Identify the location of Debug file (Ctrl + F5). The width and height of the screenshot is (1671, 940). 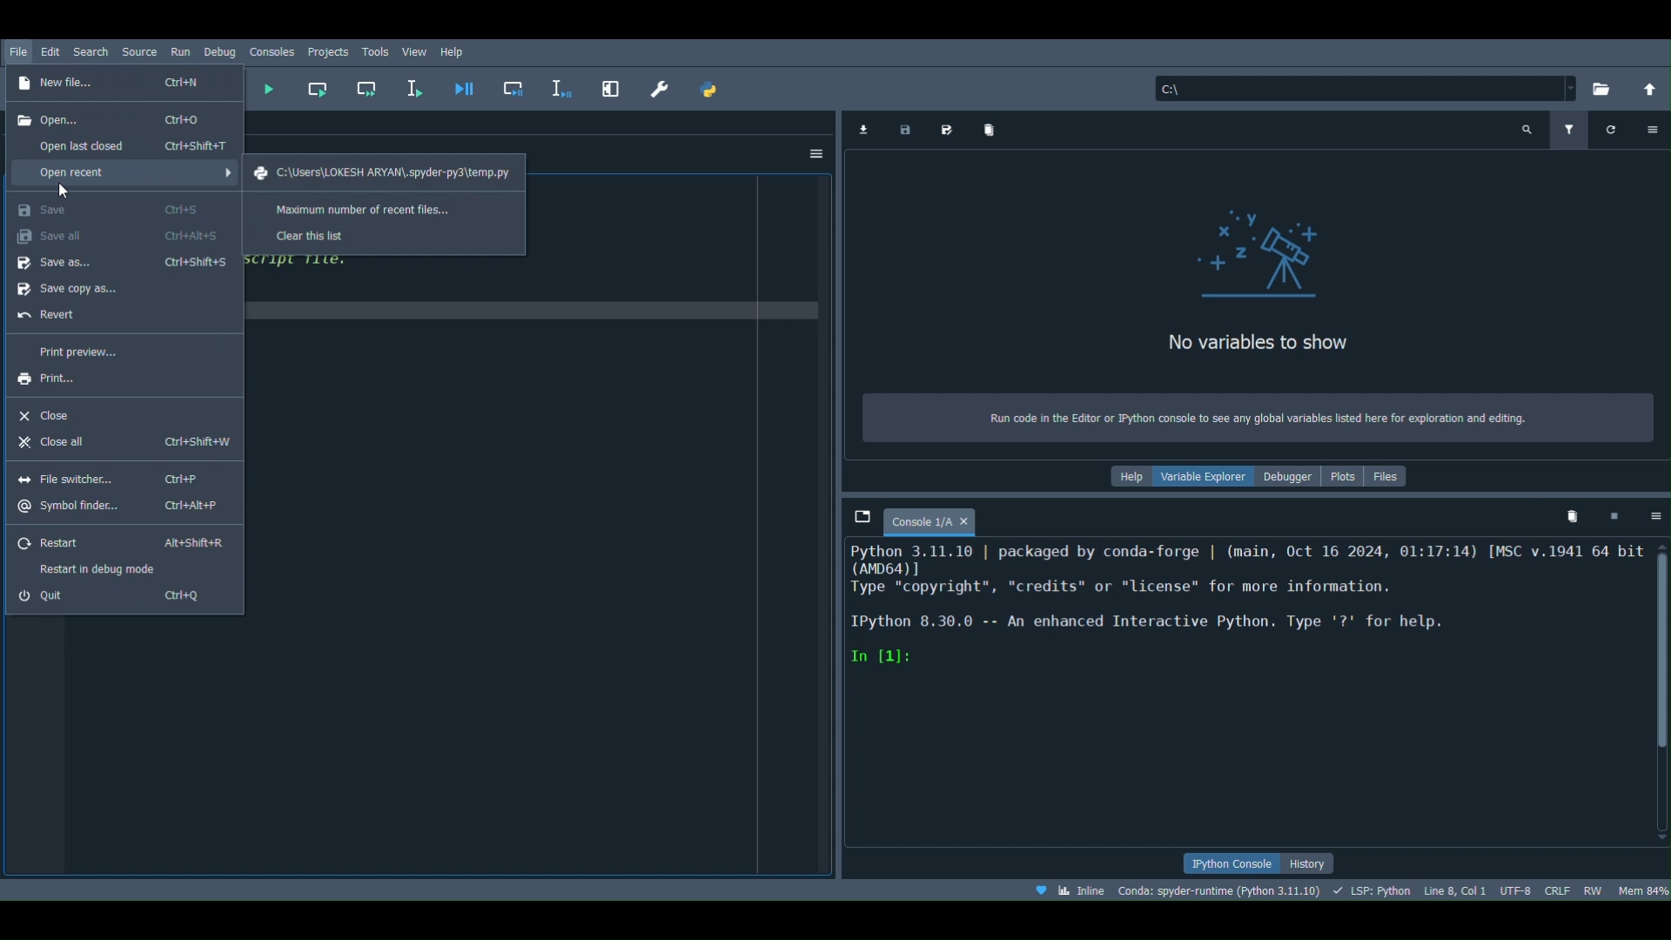
(461, 84).